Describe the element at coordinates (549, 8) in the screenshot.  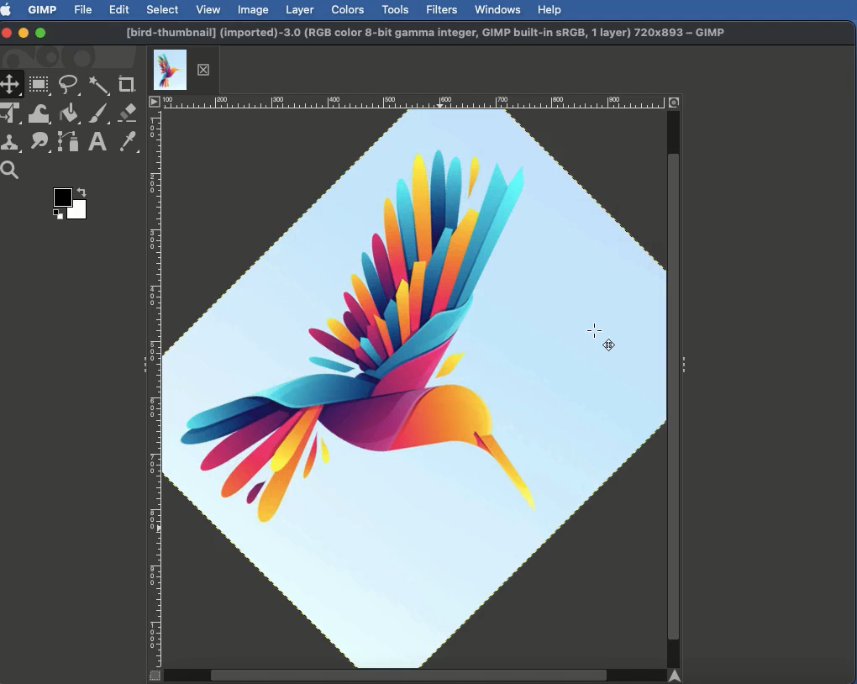
I see `Help` at that location.